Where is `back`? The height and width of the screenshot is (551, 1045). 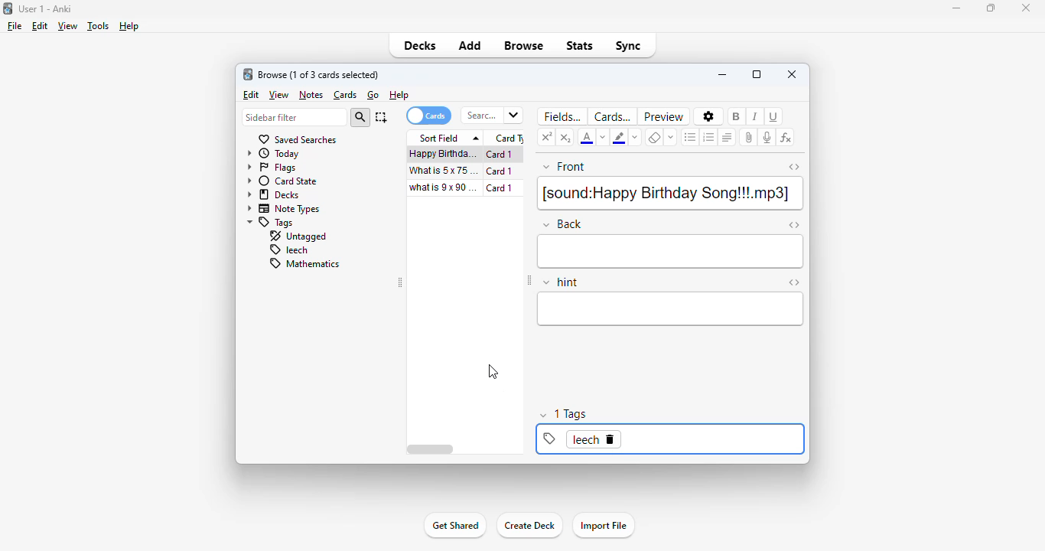 back is located at coordinates (672, 252).